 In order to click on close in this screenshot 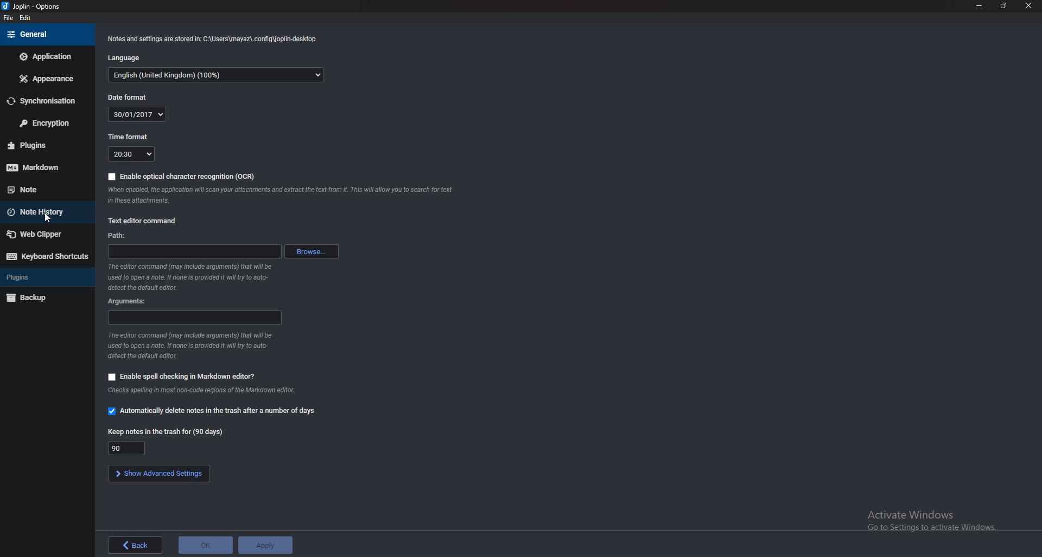, I will do `click(1030, 6)`.